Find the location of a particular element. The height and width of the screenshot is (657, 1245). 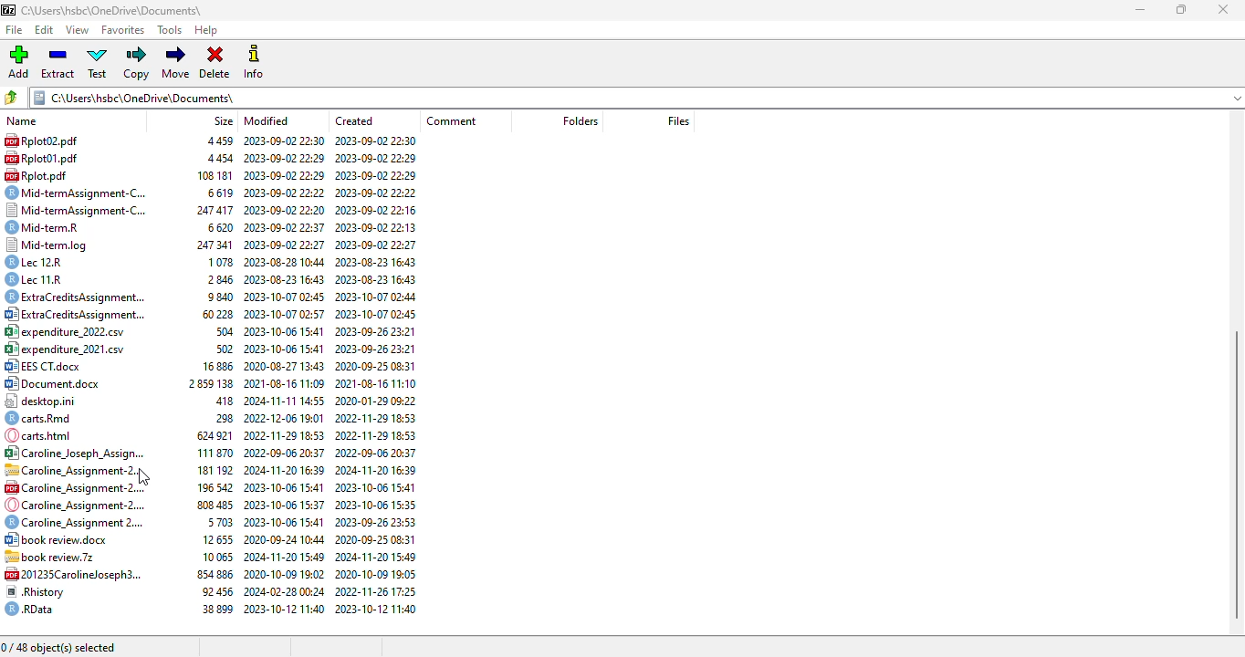

folders is located at coordinates (580, 121).